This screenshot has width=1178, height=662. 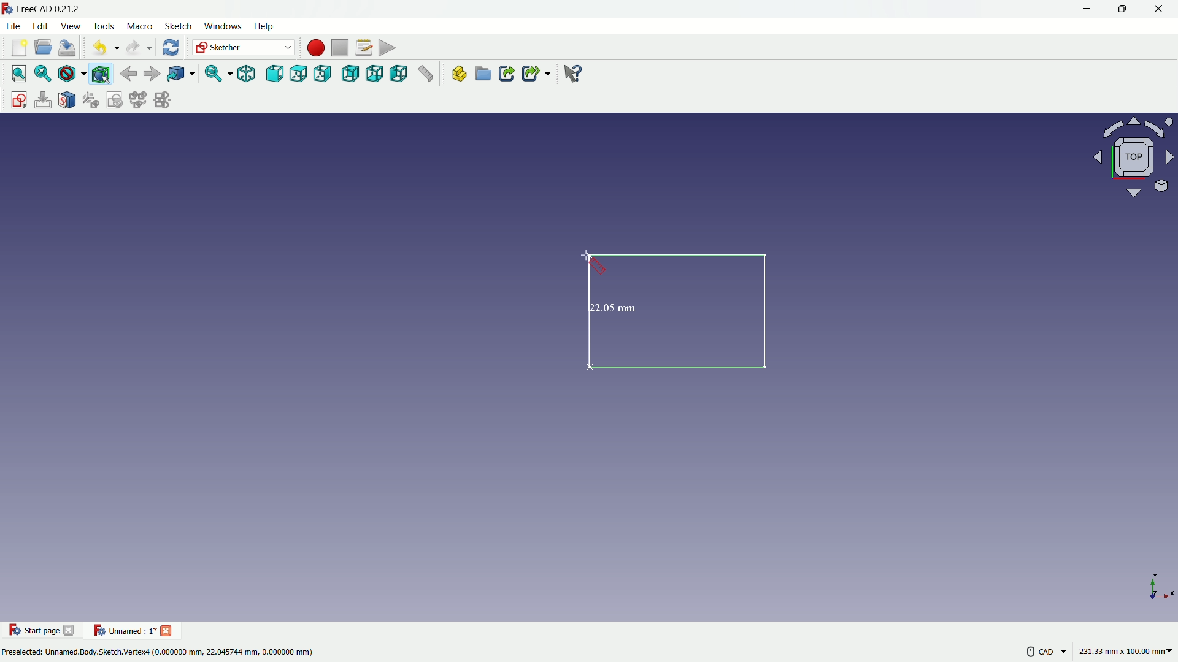 I want to click on current project name, so click(x=123, y=630).